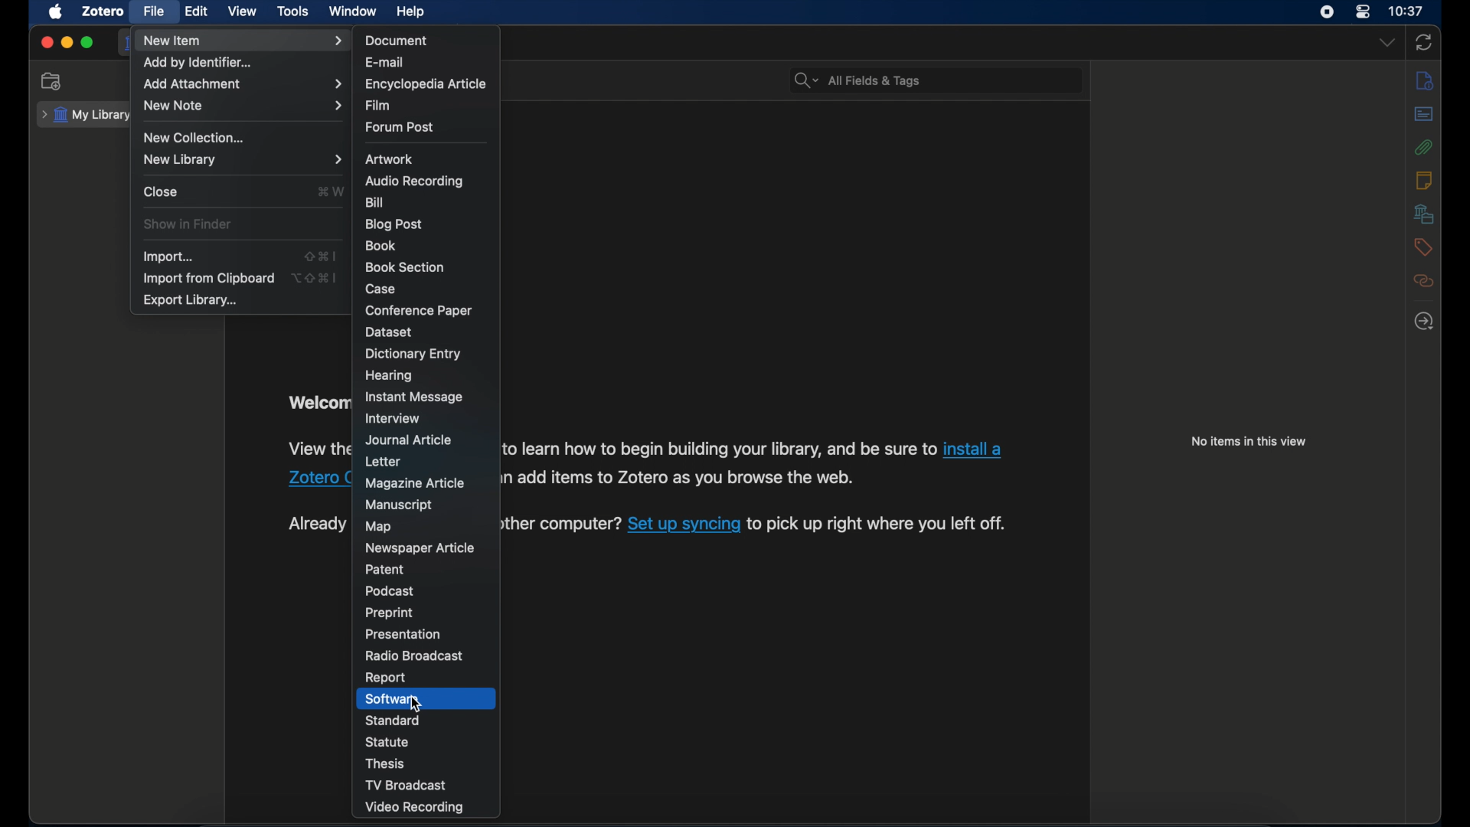 Image resolution: width=1470 pixels, height=827 pixels. Describe the element at coordinates (413, 397) in the screenshot. I see `instant message` at that location.